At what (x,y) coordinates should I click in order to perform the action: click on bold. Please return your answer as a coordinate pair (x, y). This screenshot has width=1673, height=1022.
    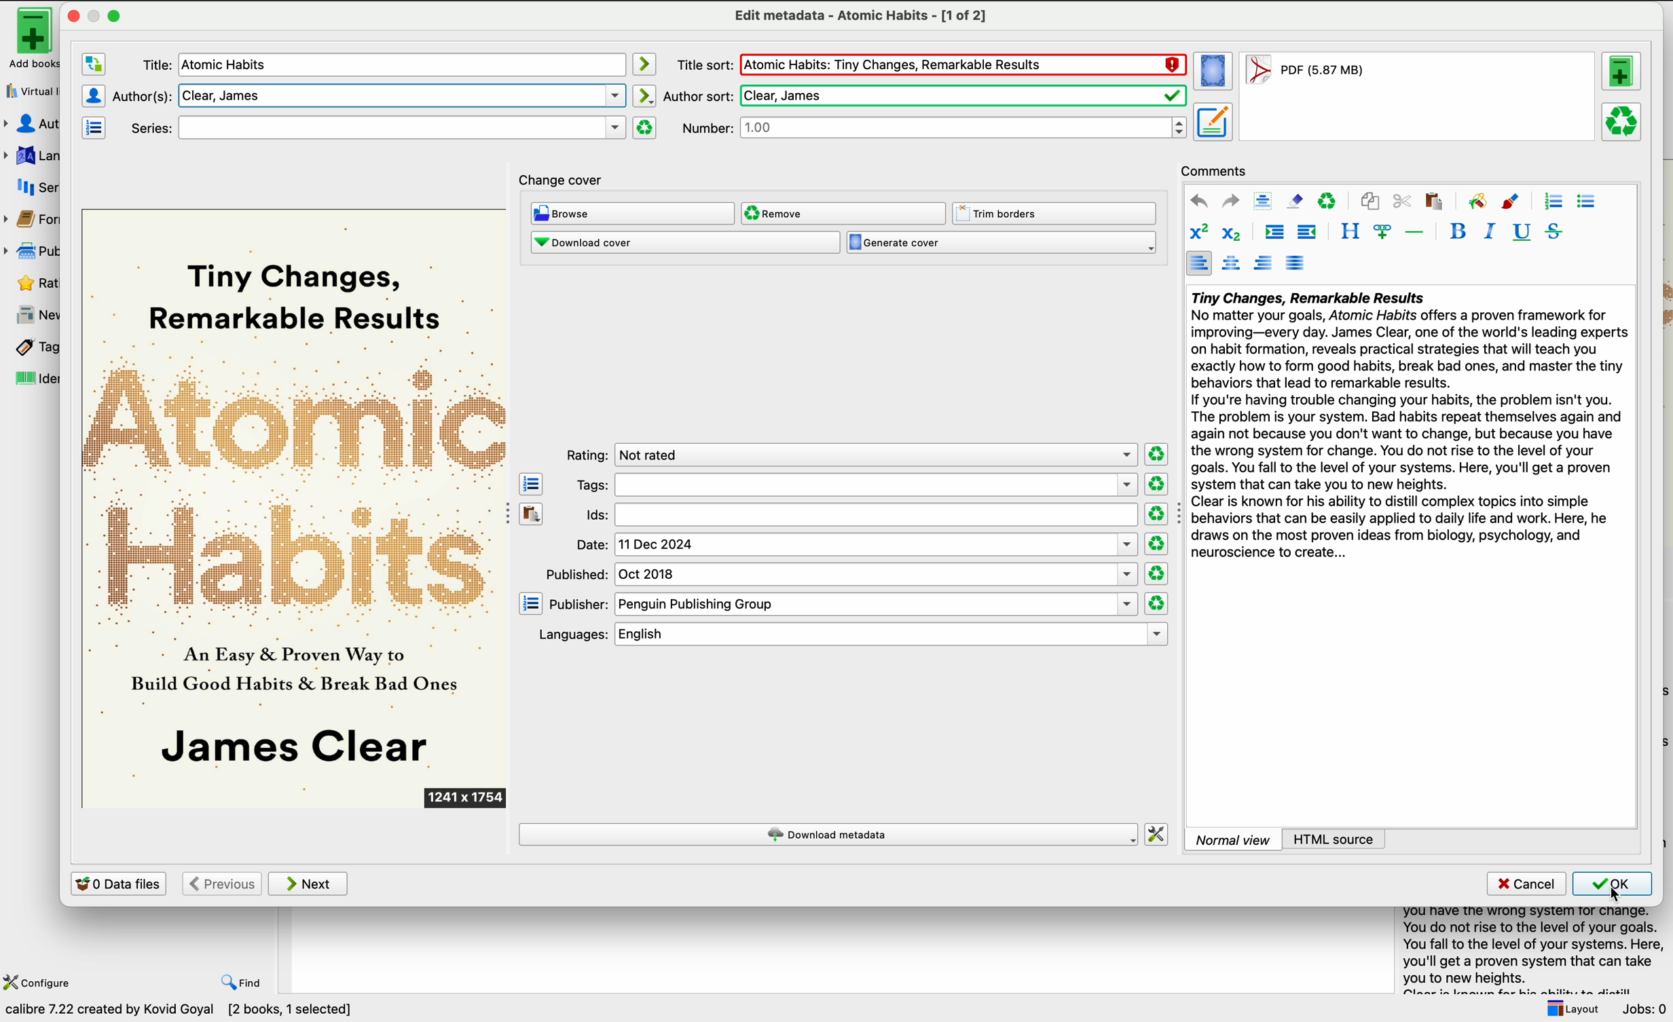
    Looking at the image, I should click on (1458, 230).